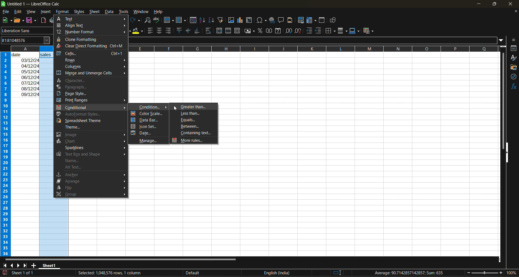  What do you see at coordinates (138, 31) in the screenshot?
I see `background color` at bounding box center [138, 31].